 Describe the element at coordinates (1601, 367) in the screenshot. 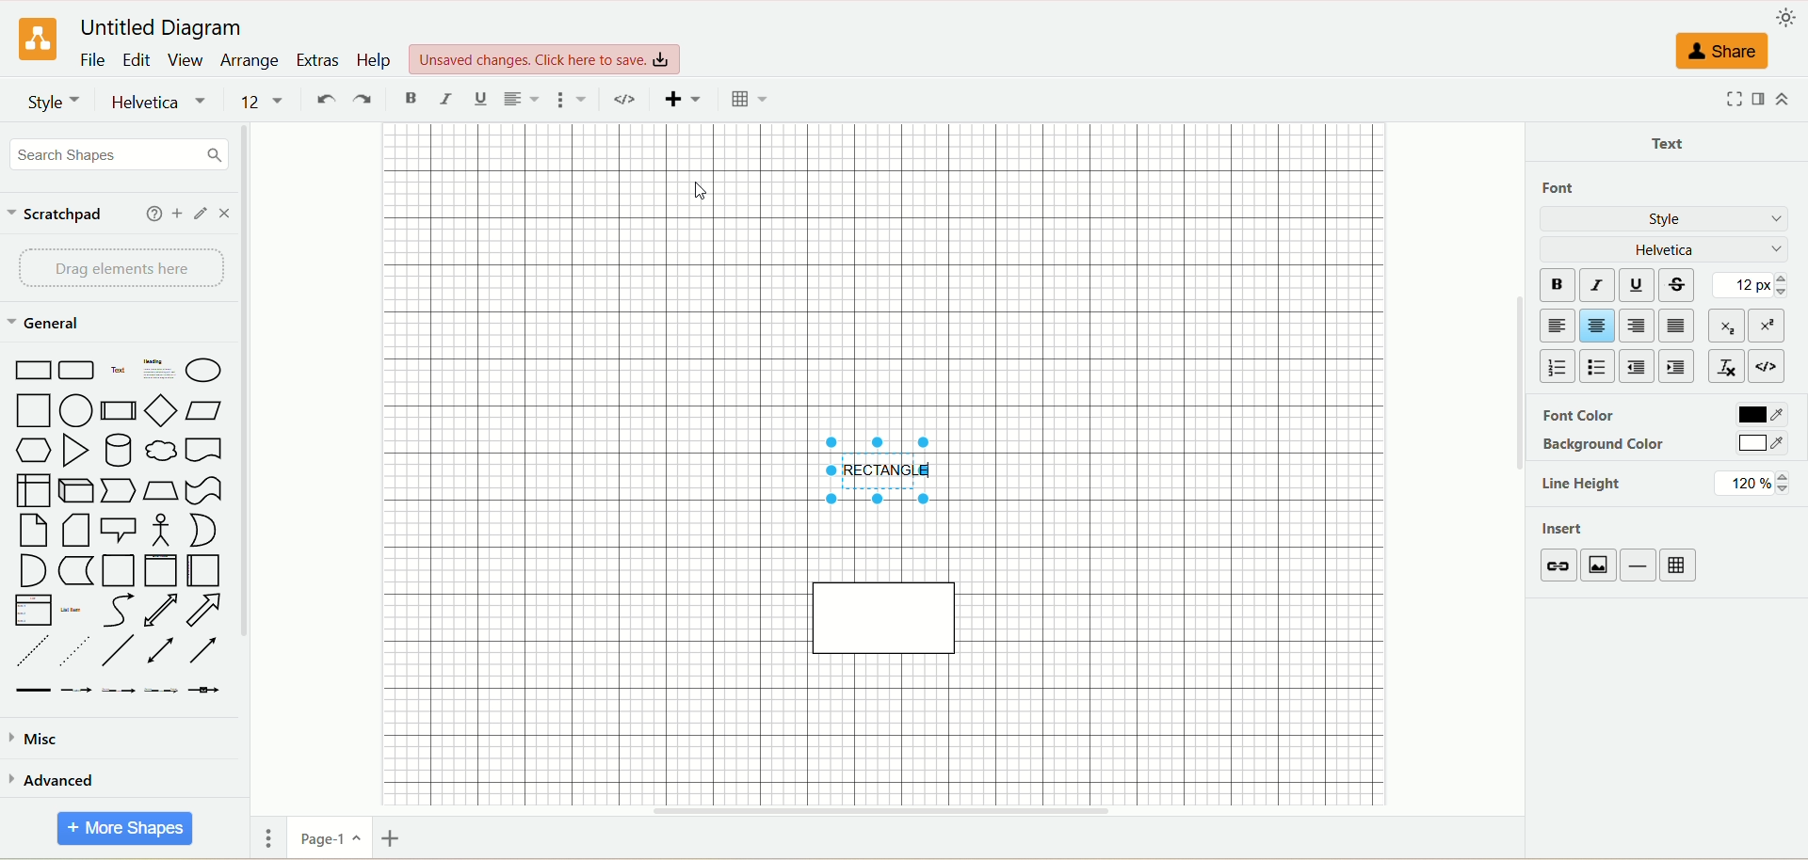

I see `bulleted list` at that location.